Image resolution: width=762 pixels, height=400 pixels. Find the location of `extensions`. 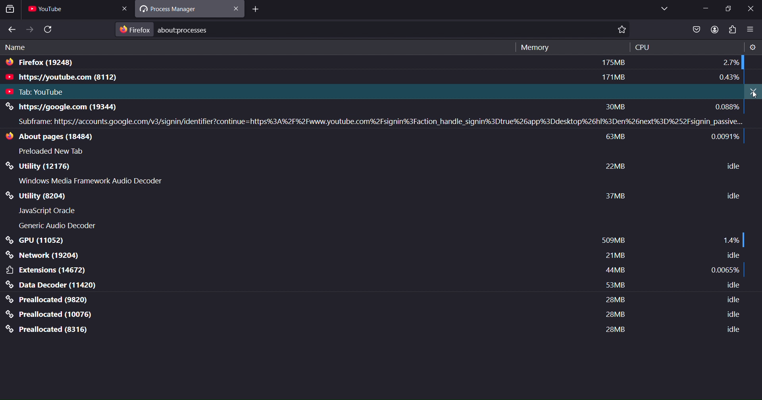

extensions is located at coordinates (734, 30).